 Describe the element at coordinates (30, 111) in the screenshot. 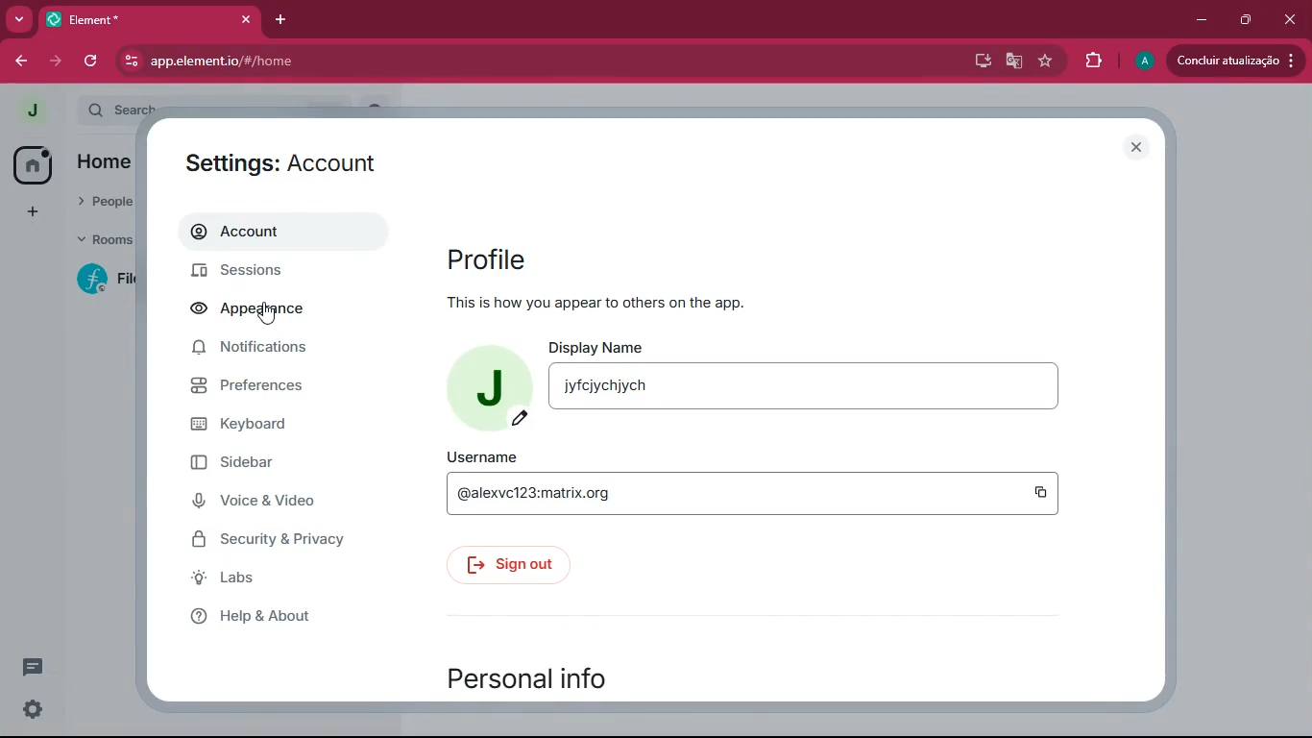

I see `profile picture` at that location.